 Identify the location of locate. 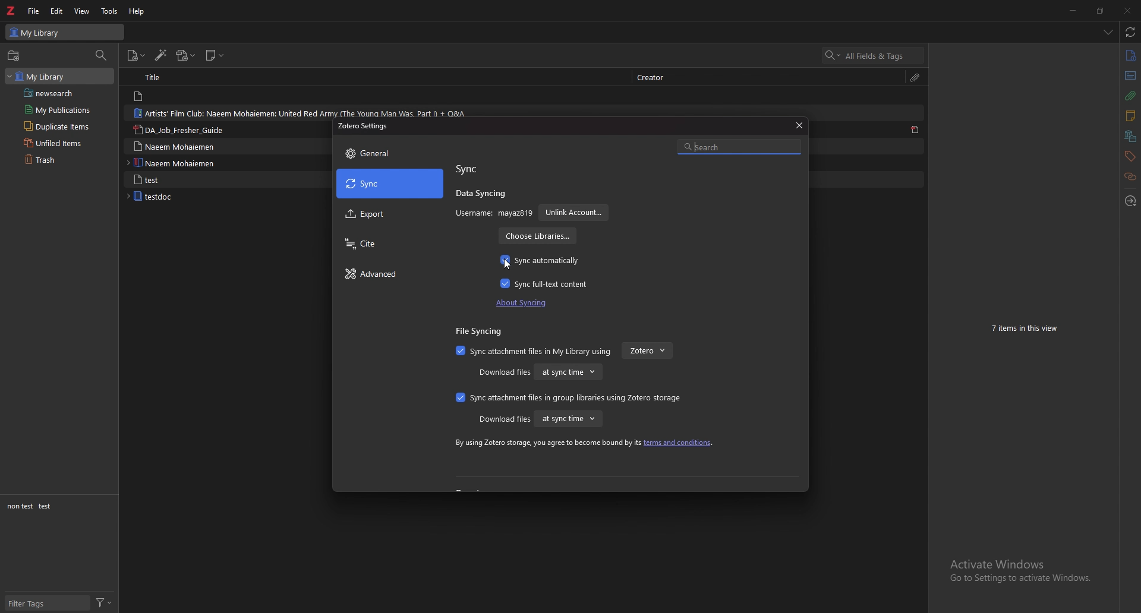
(1131, 200).